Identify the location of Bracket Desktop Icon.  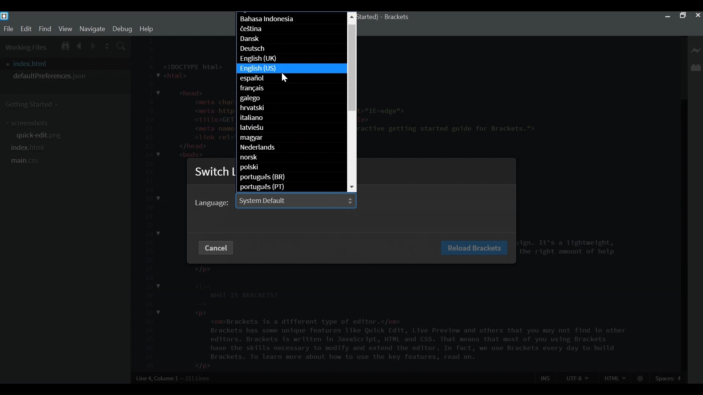
(4, 16).